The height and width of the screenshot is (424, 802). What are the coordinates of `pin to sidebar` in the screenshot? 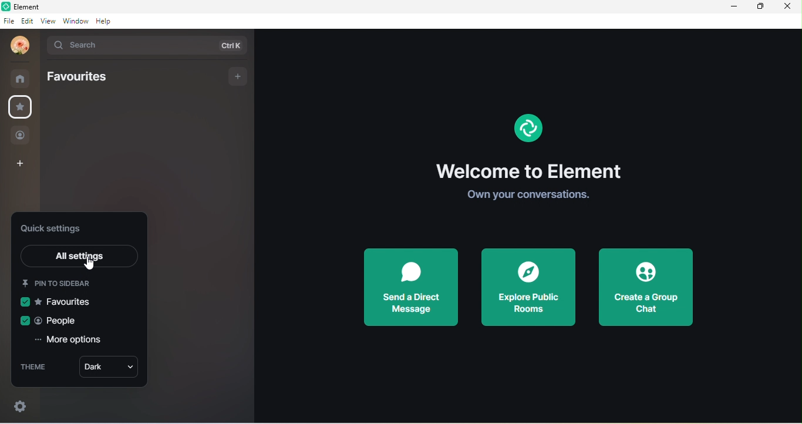 It's located at (60, 284).